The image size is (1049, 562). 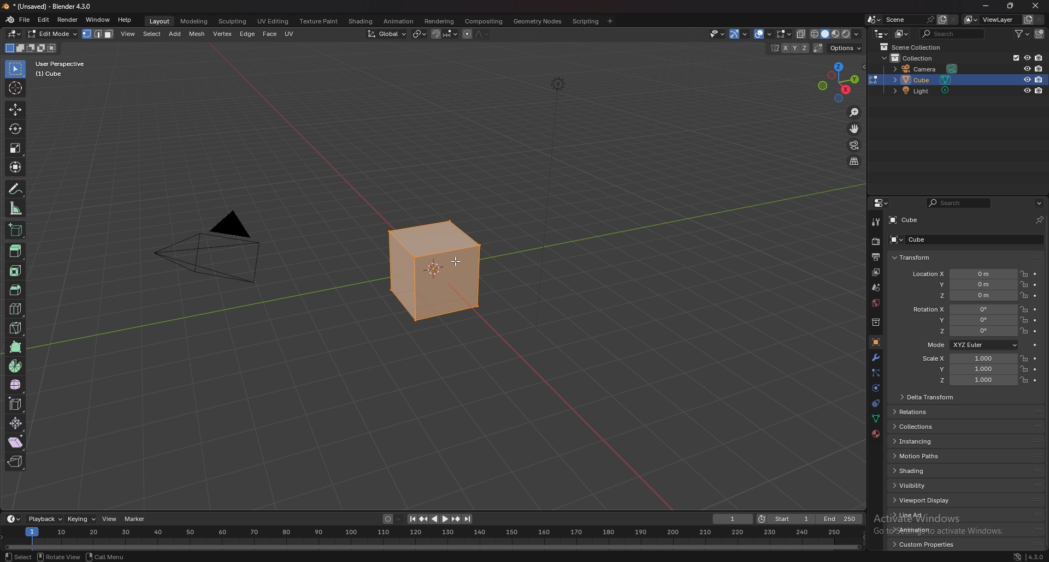 I want to click on cursor, so click(x=458, y=265).